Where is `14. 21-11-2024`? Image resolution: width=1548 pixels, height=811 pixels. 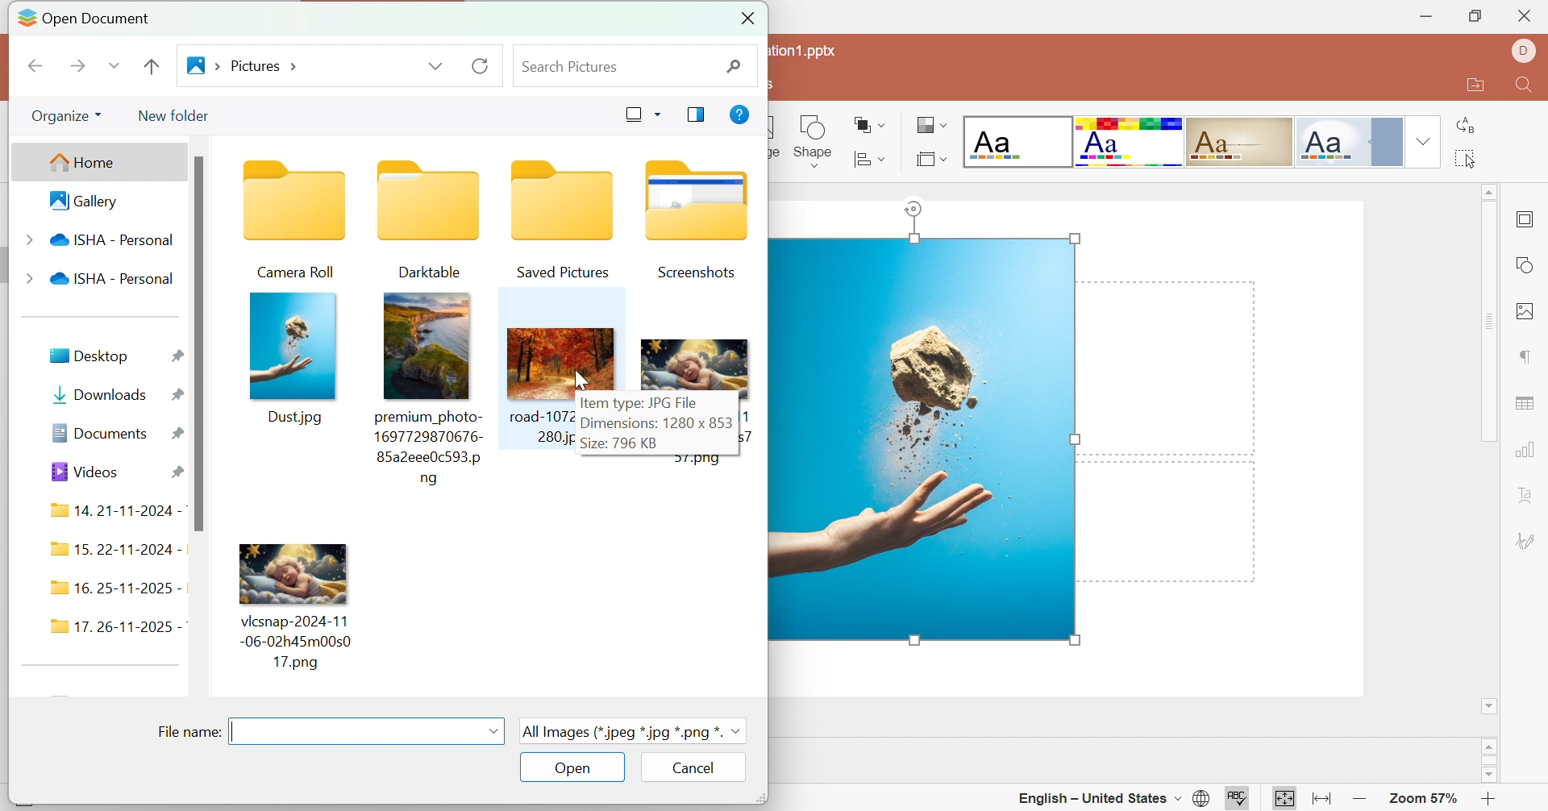
14. 21-11-2024 is located at coordinates (117, 507).